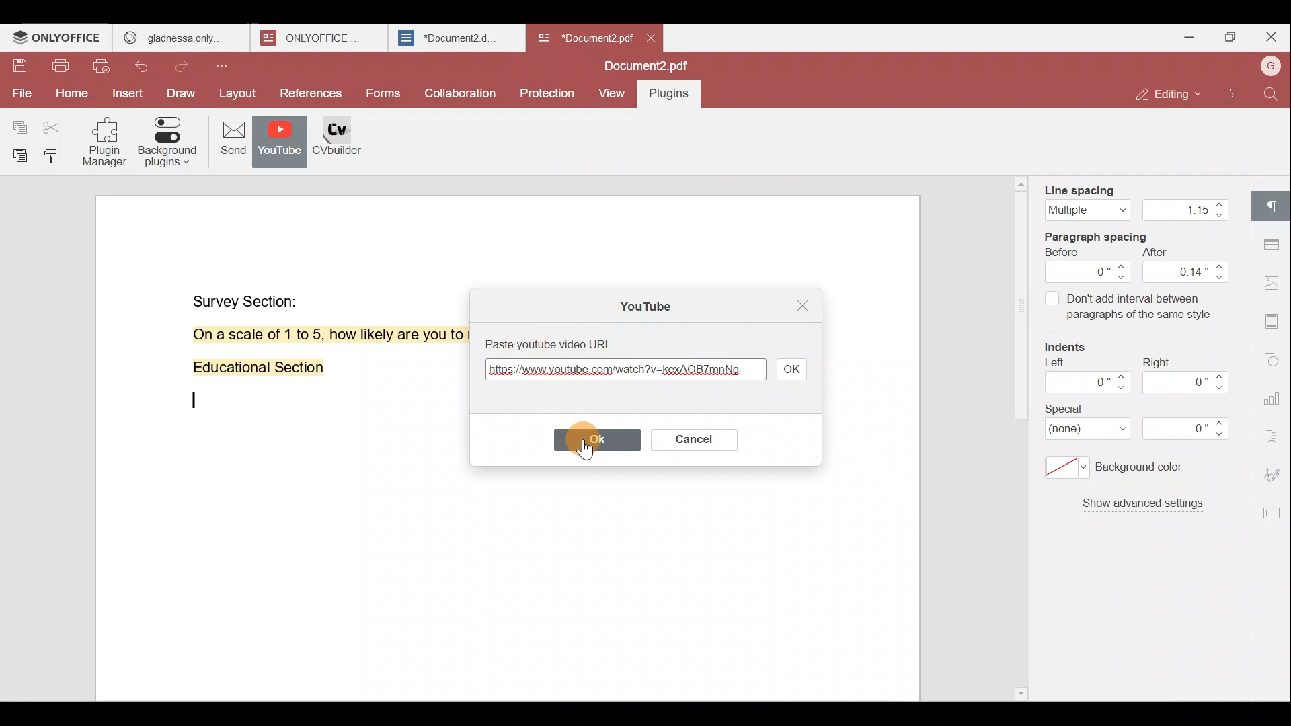 This screenshot has width=1291, height=726. I want to click on Indents, so click(1072, 348).